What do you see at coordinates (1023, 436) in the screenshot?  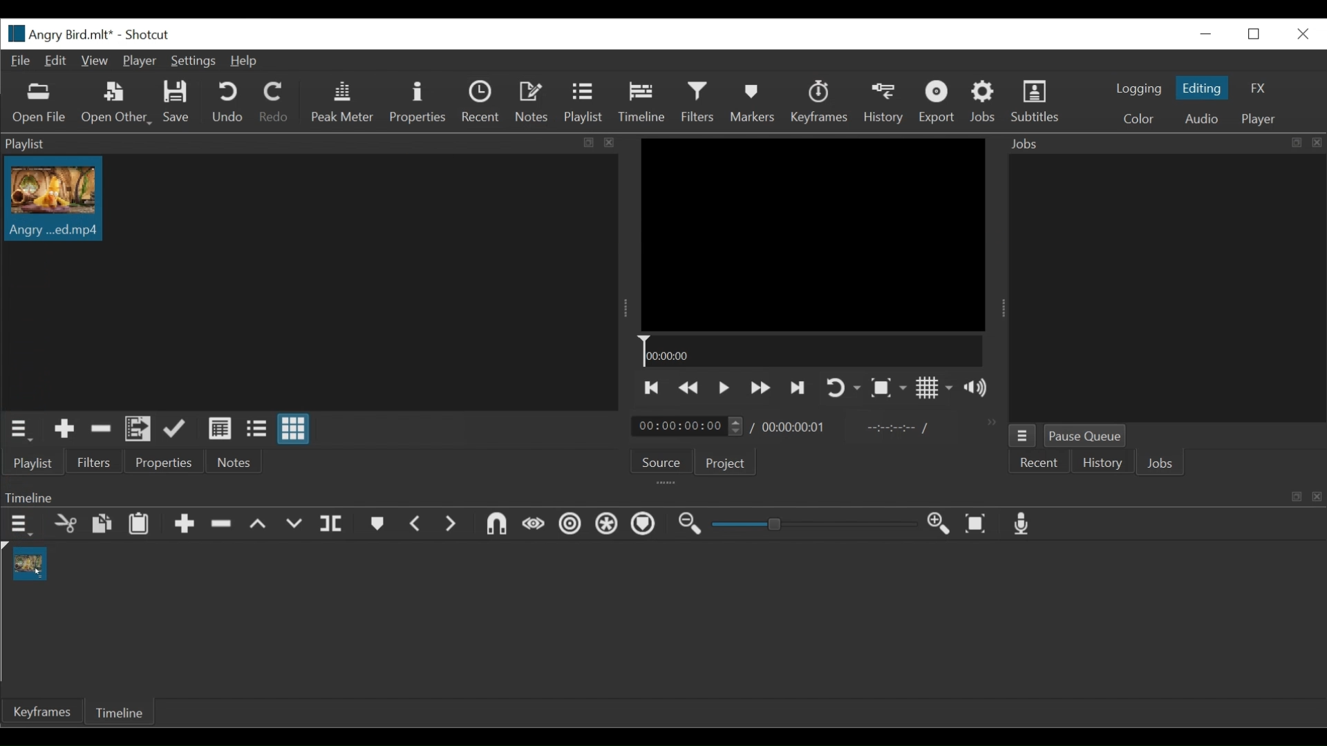 I see `Jobs menu` at bounding box center [1023, 436].